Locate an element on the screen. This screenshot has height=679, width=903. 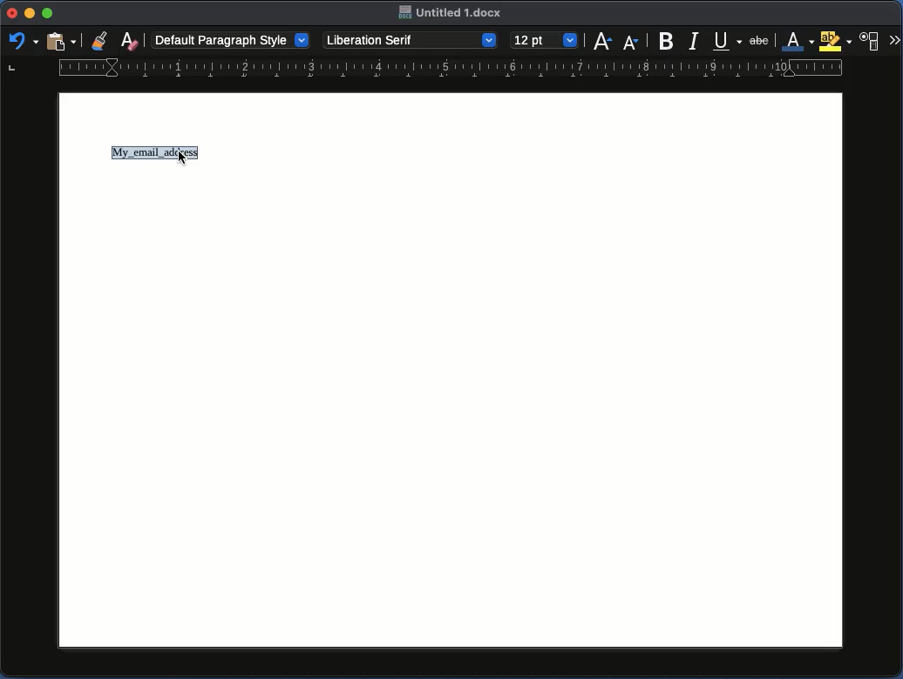
Clear formatting is located at coordinates (131, 39).